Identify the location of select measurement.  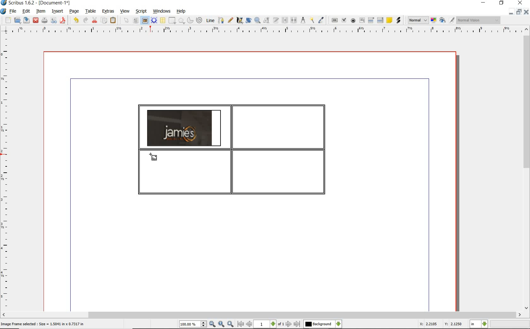
(479, 324).